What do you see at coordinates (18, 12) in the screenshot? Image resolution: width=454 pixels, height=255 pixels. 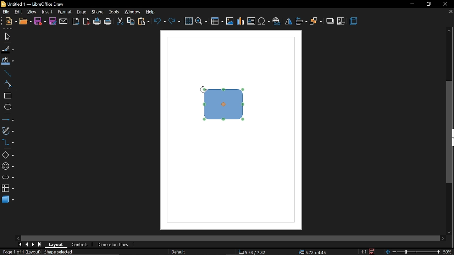 I see `edit` at bounding box center [18, 12].